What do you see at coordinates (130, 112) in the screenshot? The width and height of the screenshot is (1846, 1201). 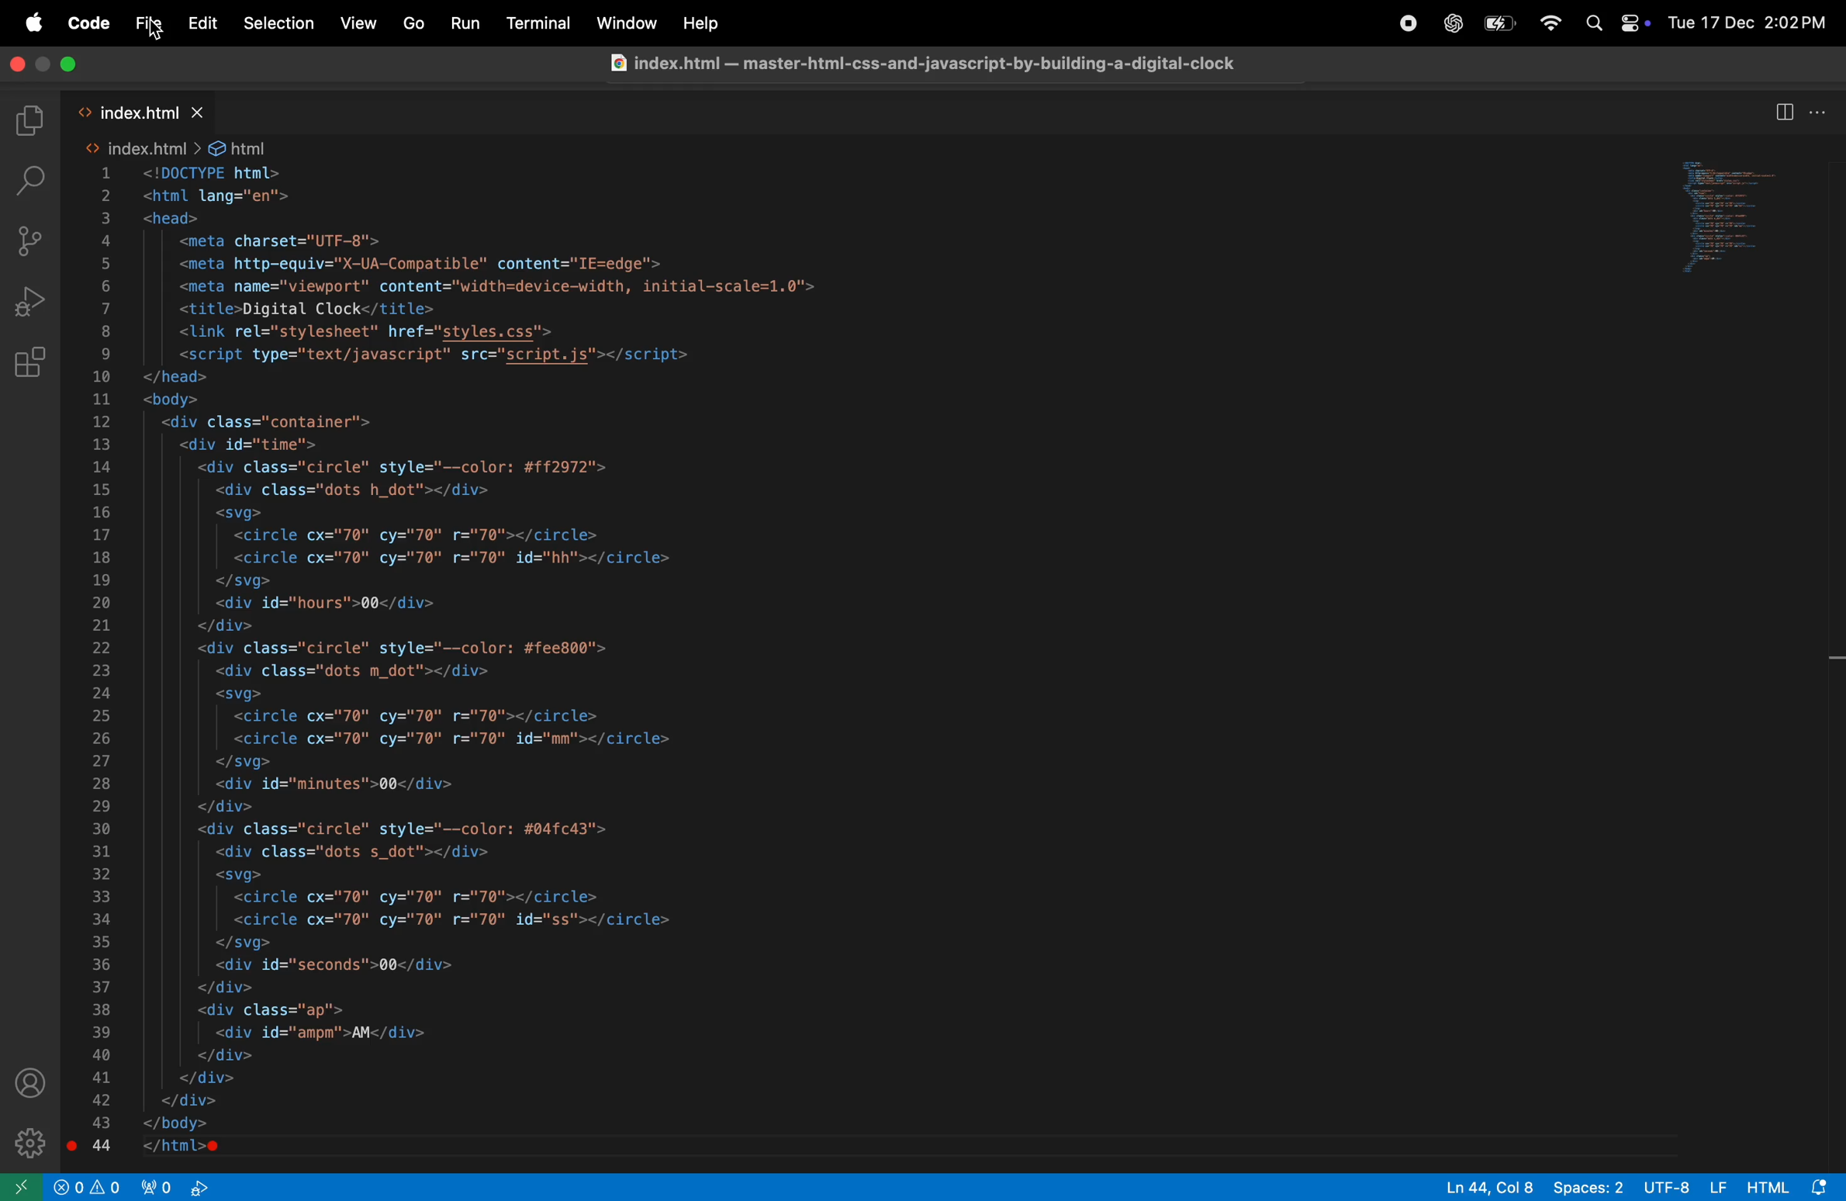 I see `index.html` at bounding box center [130, 112].